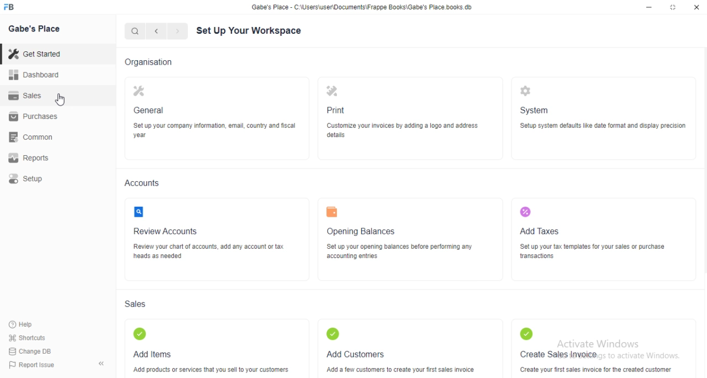  What do you see at coordinates (153, 354) in the screenshot?
I see `Add Items` at bounding box center [153, 354].